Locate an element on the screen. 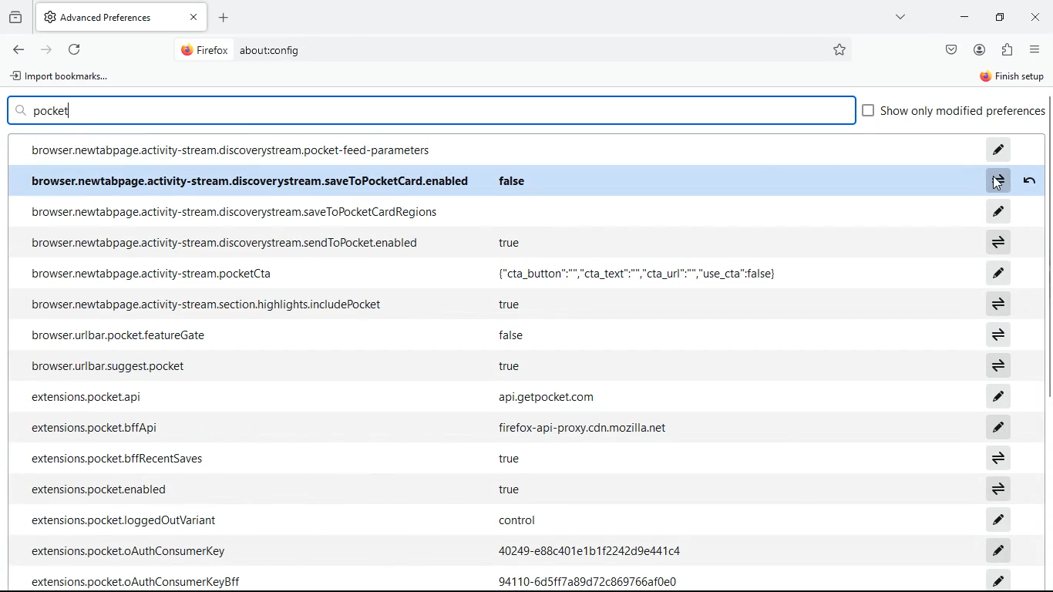 Image resolution: width=1053 pixels, height=592 pixels. extensions.pocket.loggedOutVariant is located at coordinates (121, 520).